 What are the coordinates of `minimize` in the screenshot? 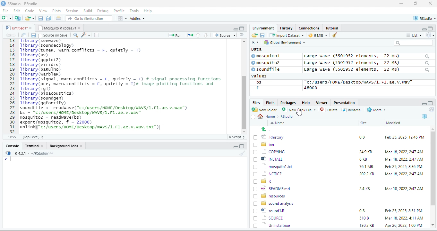 It's located at (422, 29).